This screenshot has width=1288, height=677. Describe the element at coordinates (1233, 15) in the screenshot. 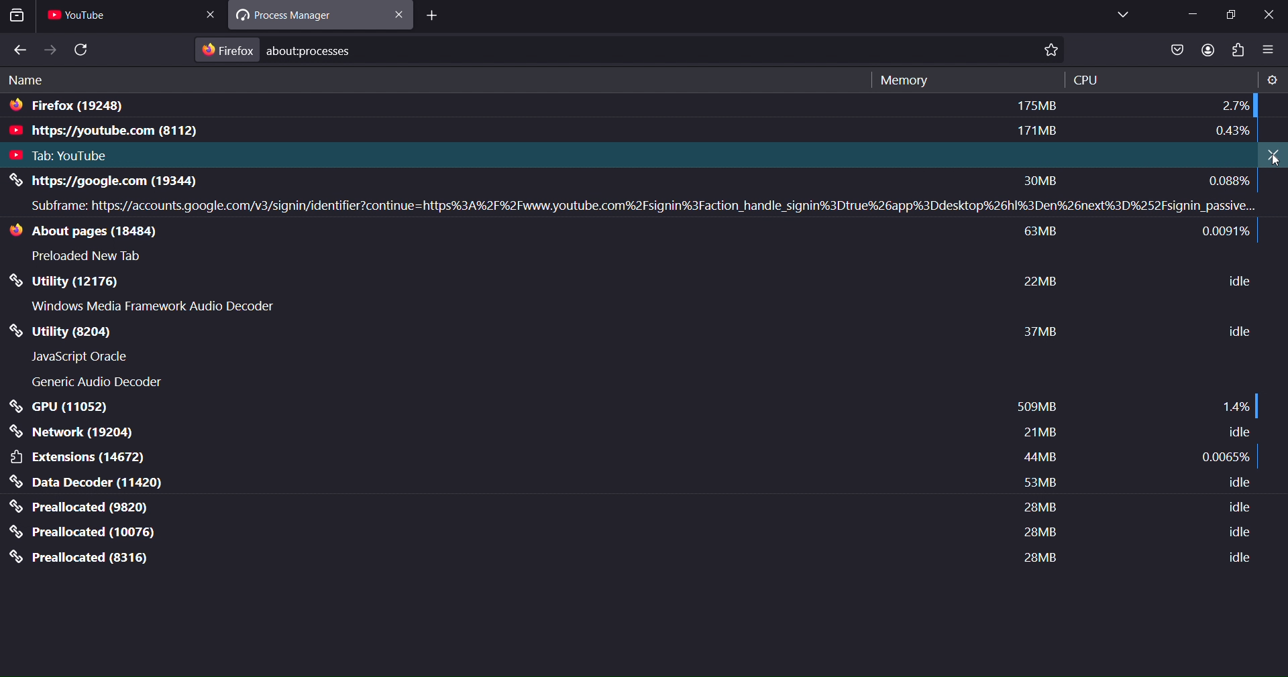

I see `restore down` at that location.